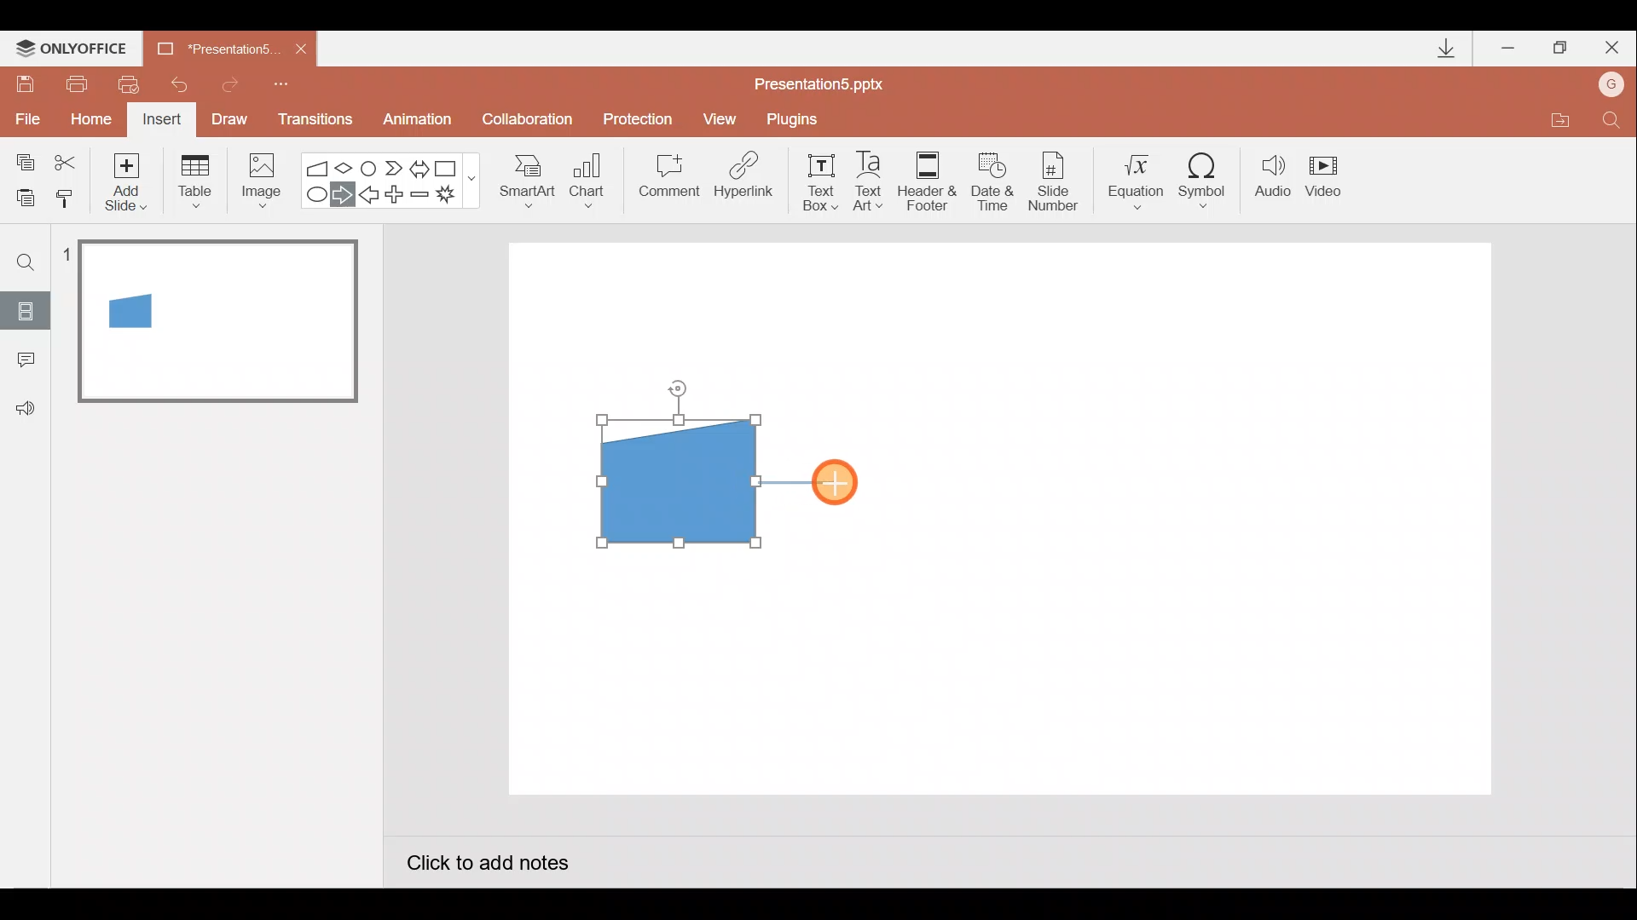 This screenshot has height=920, width=1637. I want to click on Audio, so click(1274, 180).